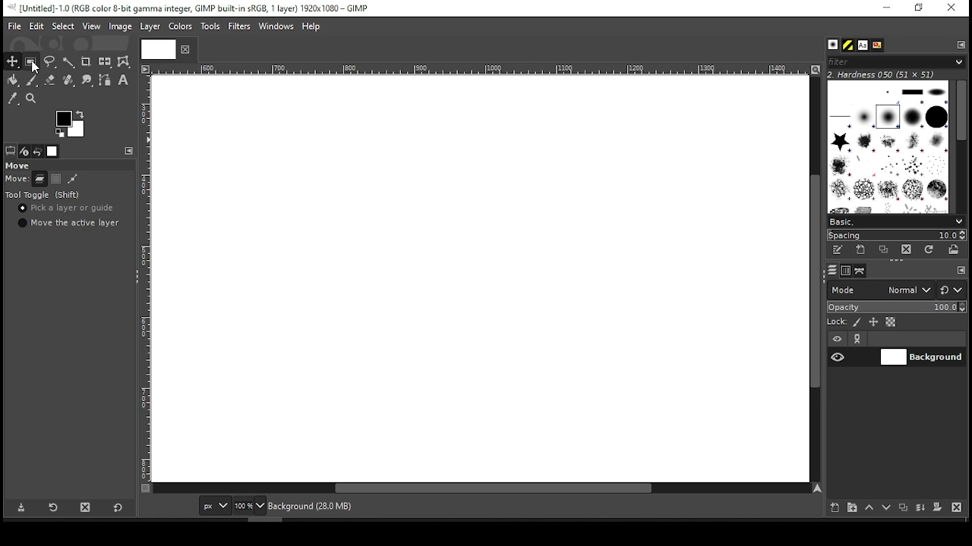 Image resolution: width=972 pixels, height=546 pixels. What do you see at coordinates (890, 322) in the screenshot?
I see `lock alpha channel` at bounding box center [890, 322].